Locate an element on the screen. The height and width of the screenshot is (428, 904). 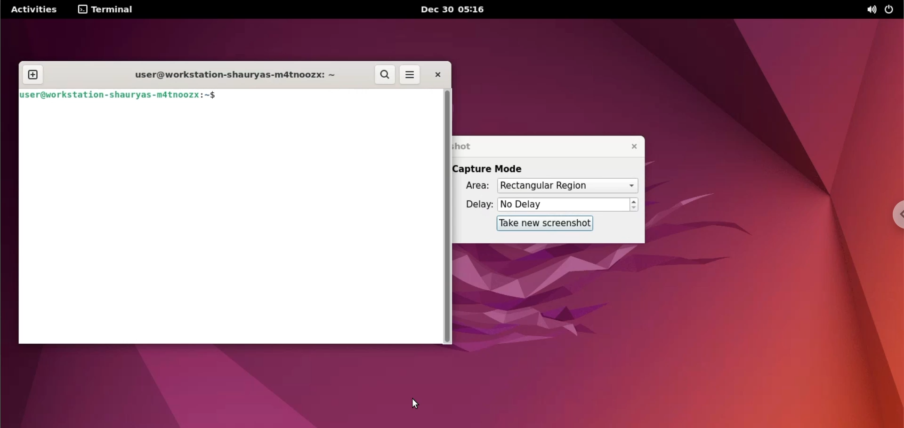
scrollbar is located at coordinates (450, 217).